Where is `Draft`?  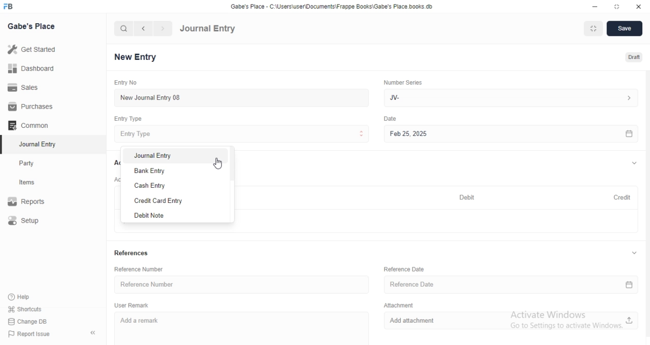 Draft is located at coordinates (629, 56).